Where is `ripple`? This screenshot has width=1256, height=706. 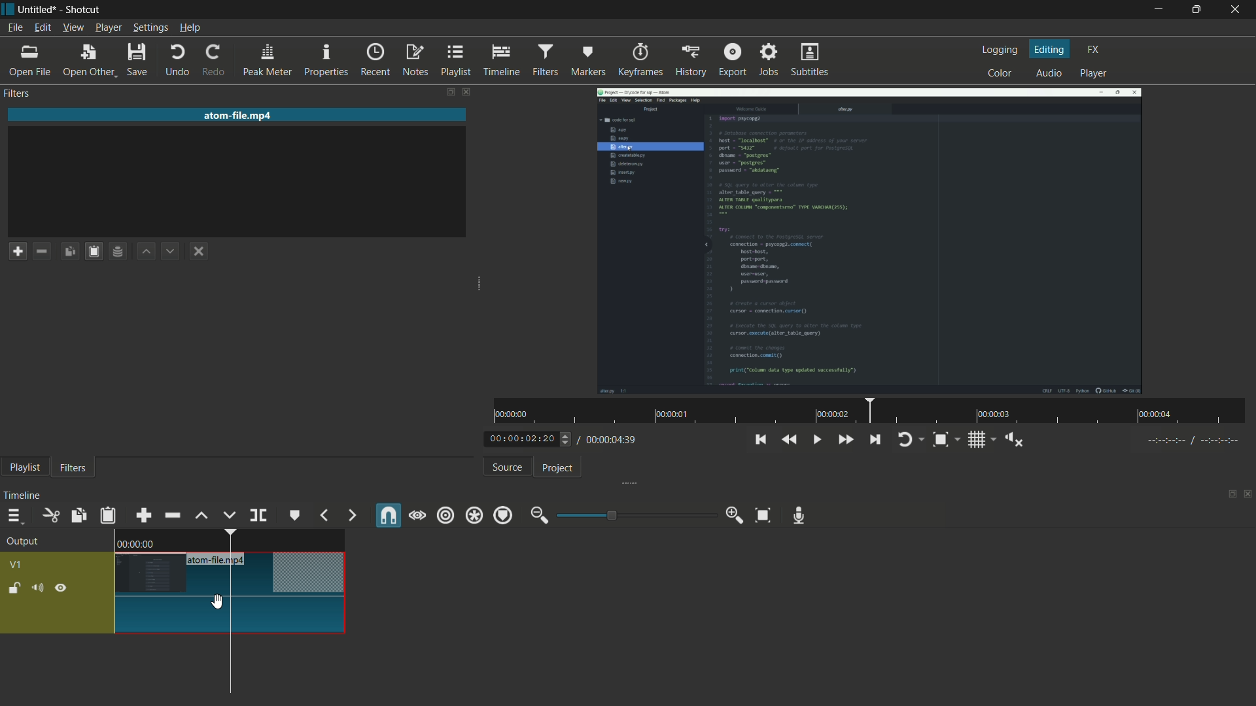
ripple is located at coordinates (445, 516).